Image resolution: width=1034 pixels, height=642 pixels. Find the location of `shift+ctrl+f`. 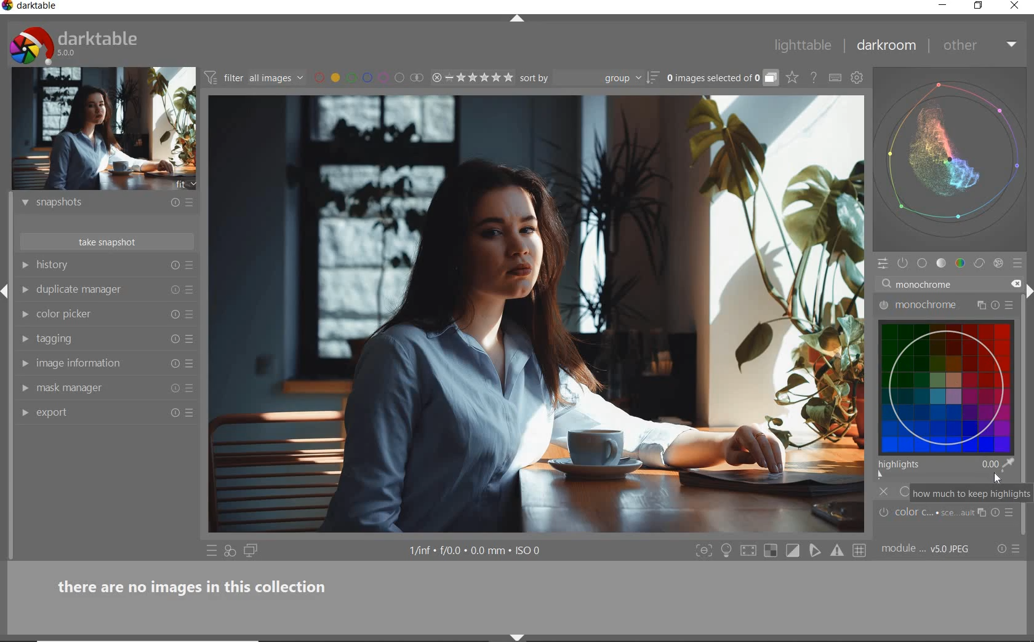

shift+ctrl+f is located at coordinates (704, 551).